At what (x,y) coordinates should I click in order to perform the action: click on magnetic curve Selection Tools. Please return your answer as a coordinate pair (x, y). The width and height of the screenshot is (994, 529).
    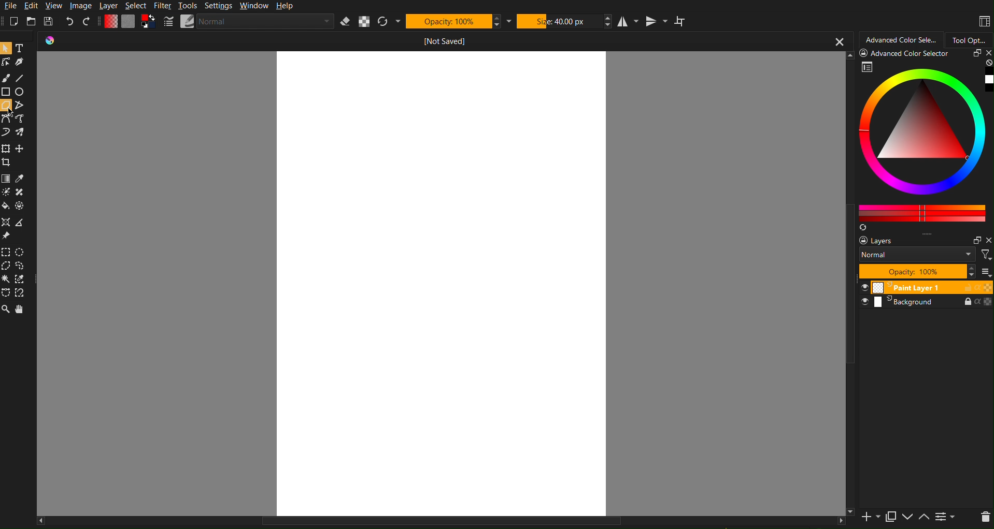
    Looking at the image, I should click on (24, 292).